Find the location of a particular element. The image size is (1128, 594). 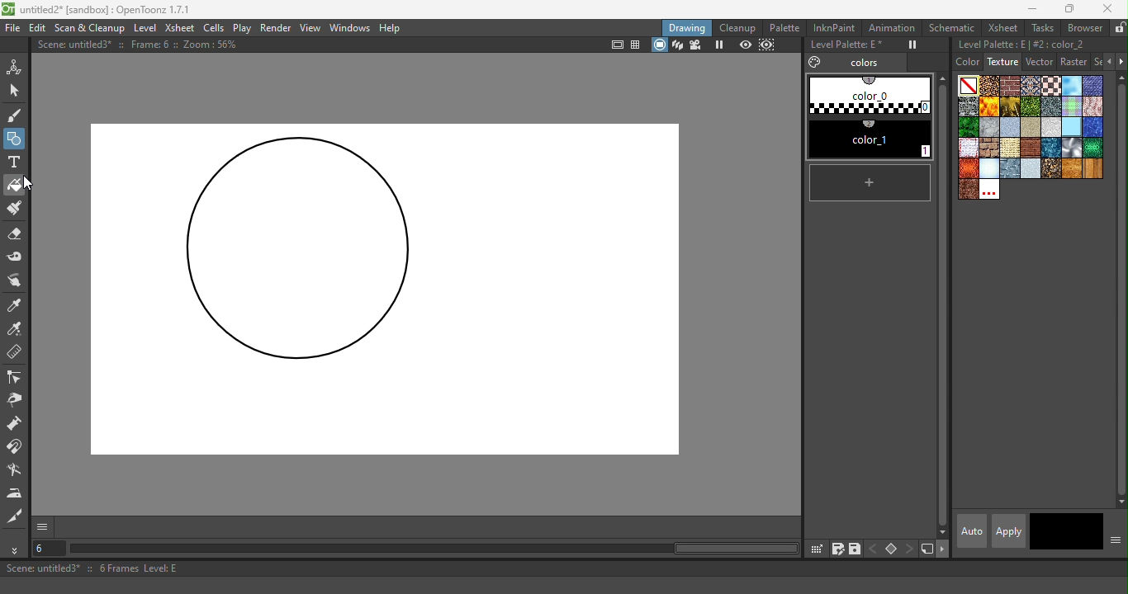

Camera view is located at coordinates (698, 45).